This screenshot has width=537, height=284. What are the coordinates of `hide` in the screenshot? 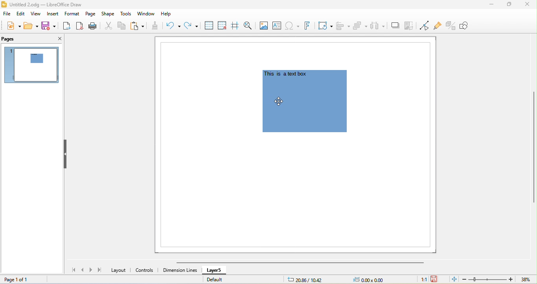 It's located at (65, 153).